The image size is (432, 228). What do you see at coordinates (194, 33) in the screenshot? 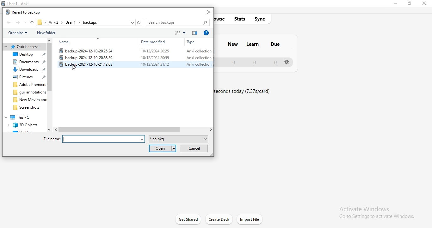
I see `order` at bounding box center [194, 33].